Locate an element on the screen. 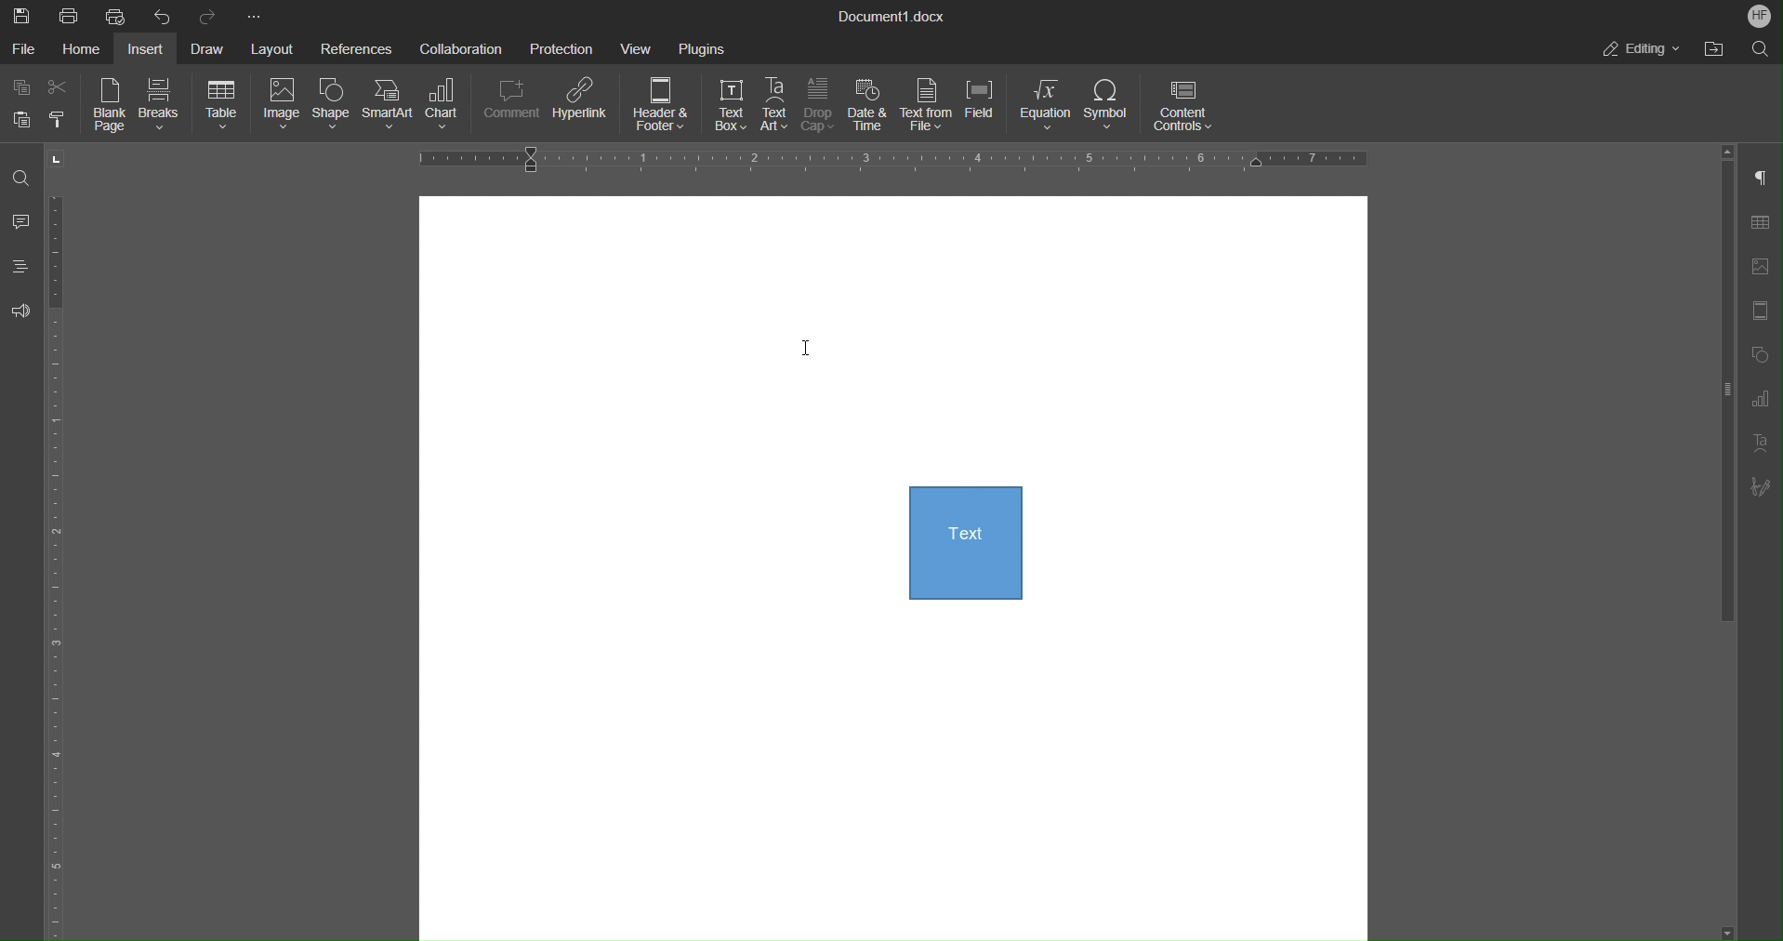 The height and width of the screenshot is (941, 1783). Content Controls is located at coordinates (1187, 107).